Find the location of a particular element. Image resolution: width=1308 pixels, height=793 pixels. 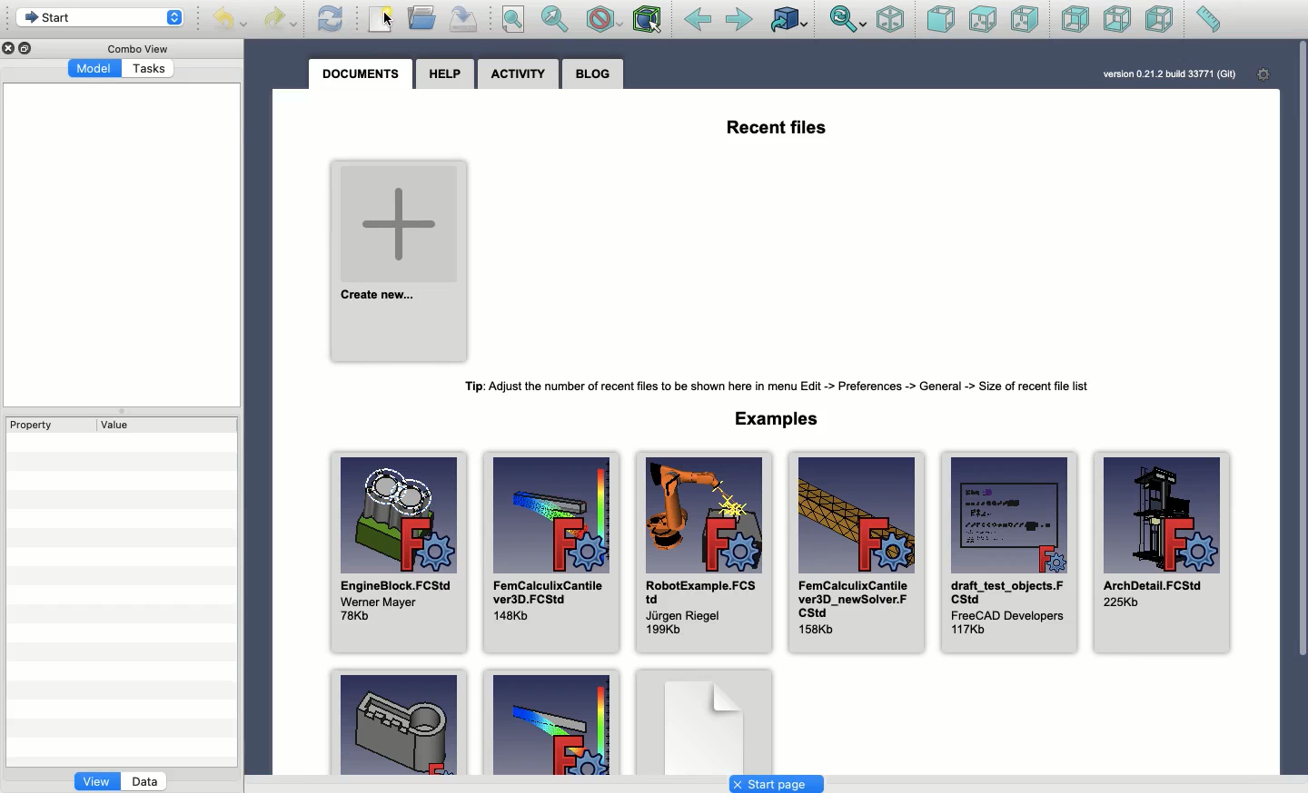

Back is located at coordinates (697, 21).